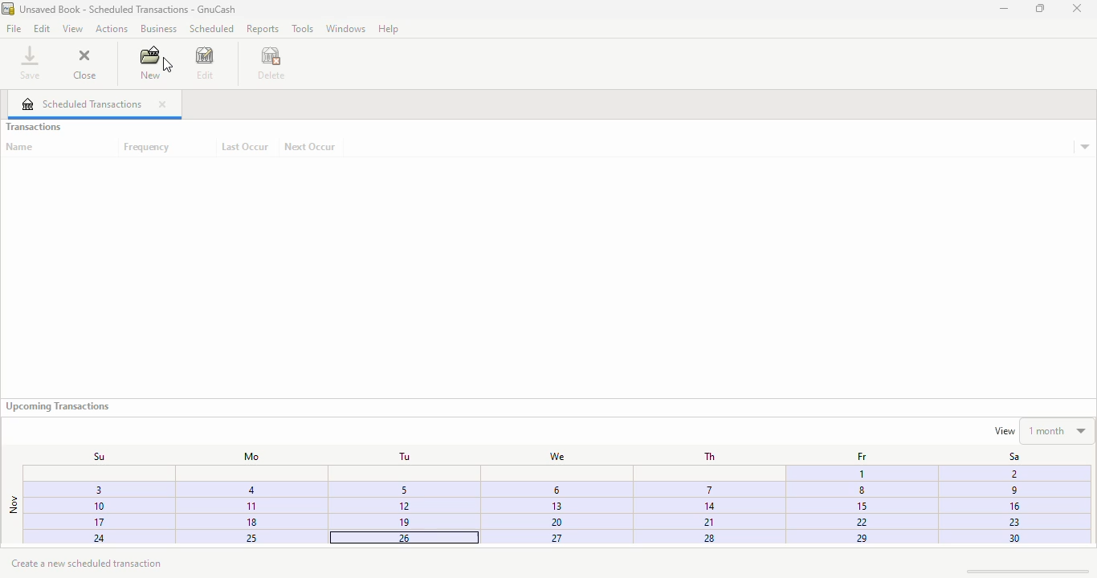  I want to click on 3, so click(89, 492).